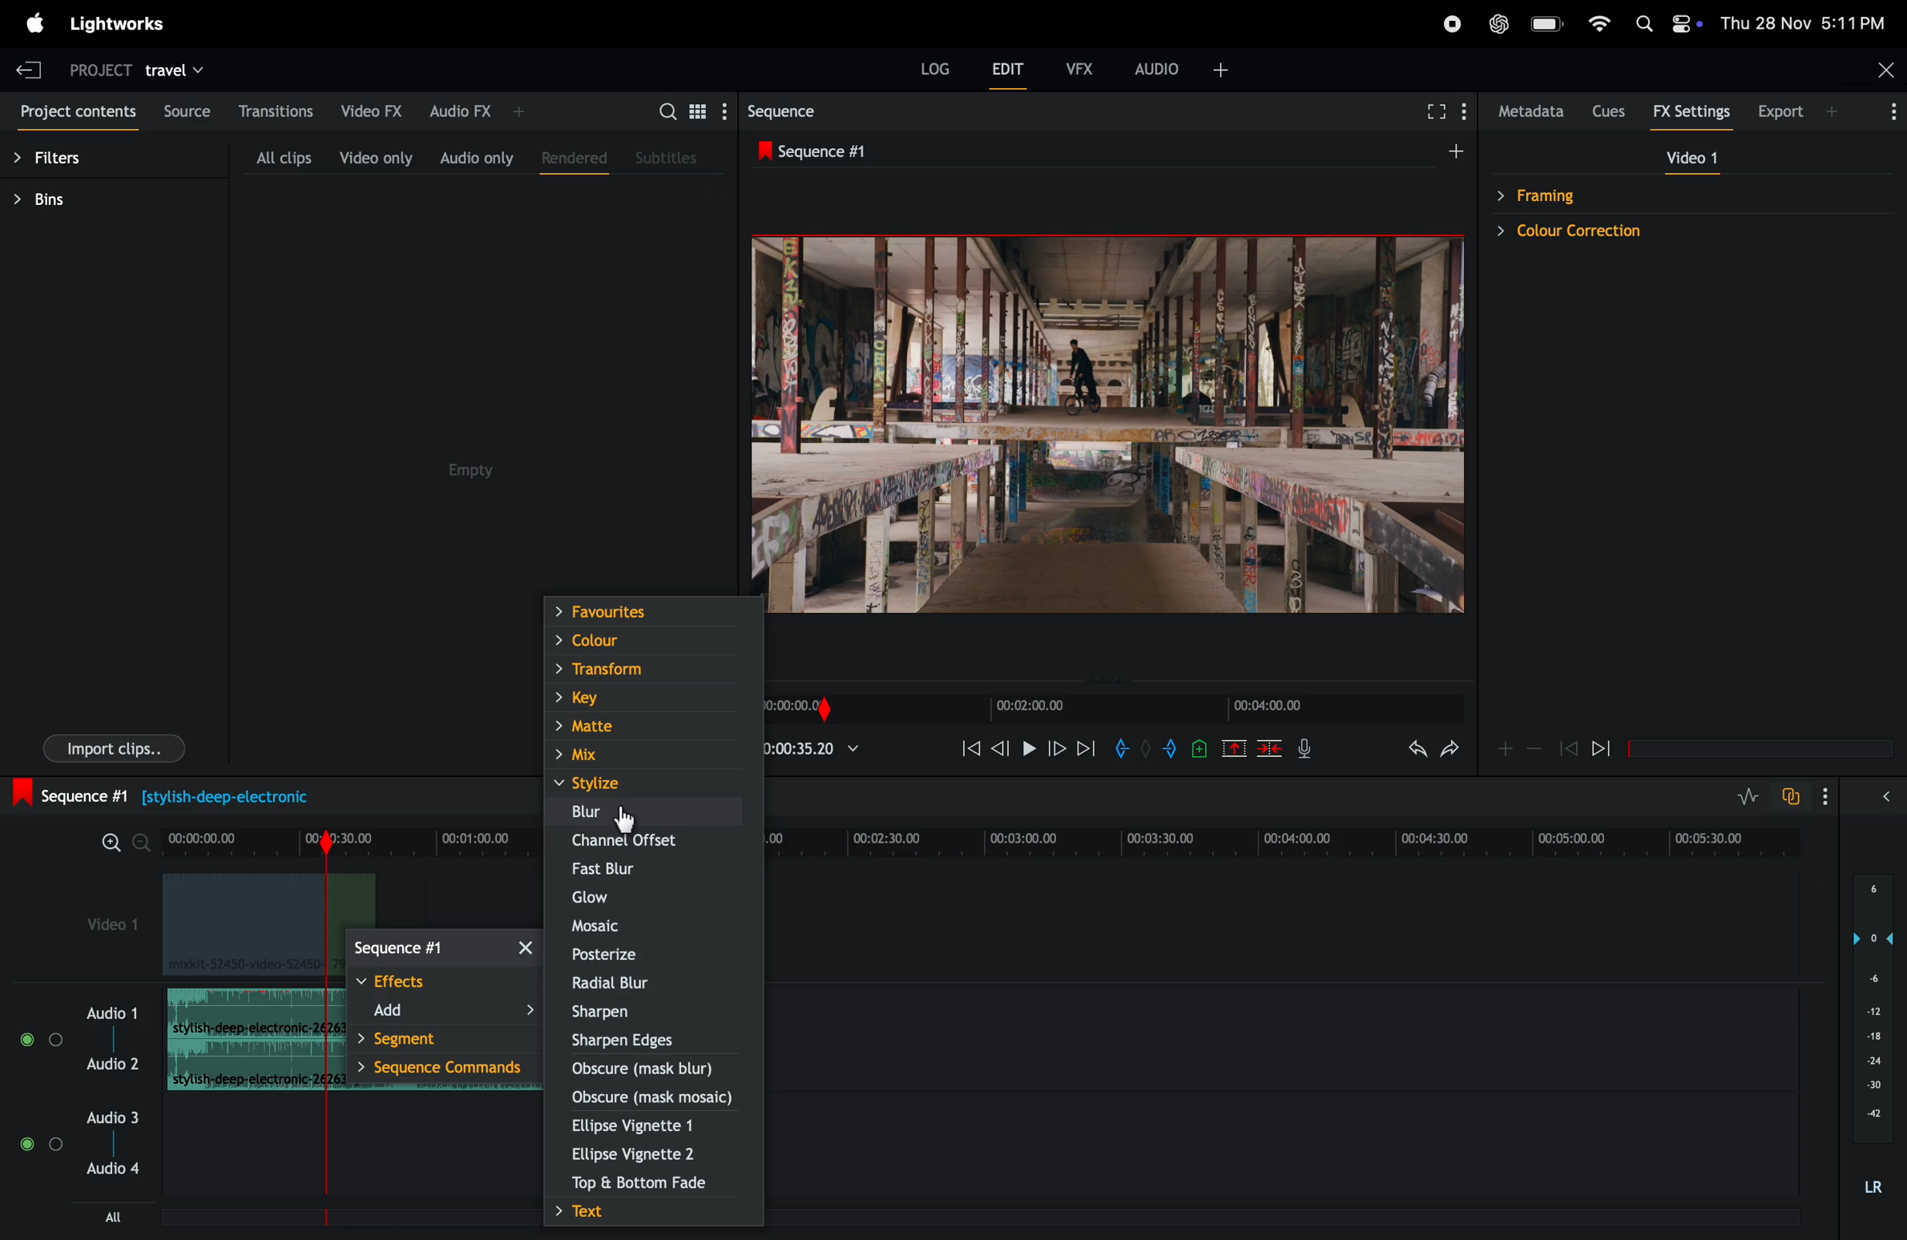  I want to click on vfx, so click(1080, 67).